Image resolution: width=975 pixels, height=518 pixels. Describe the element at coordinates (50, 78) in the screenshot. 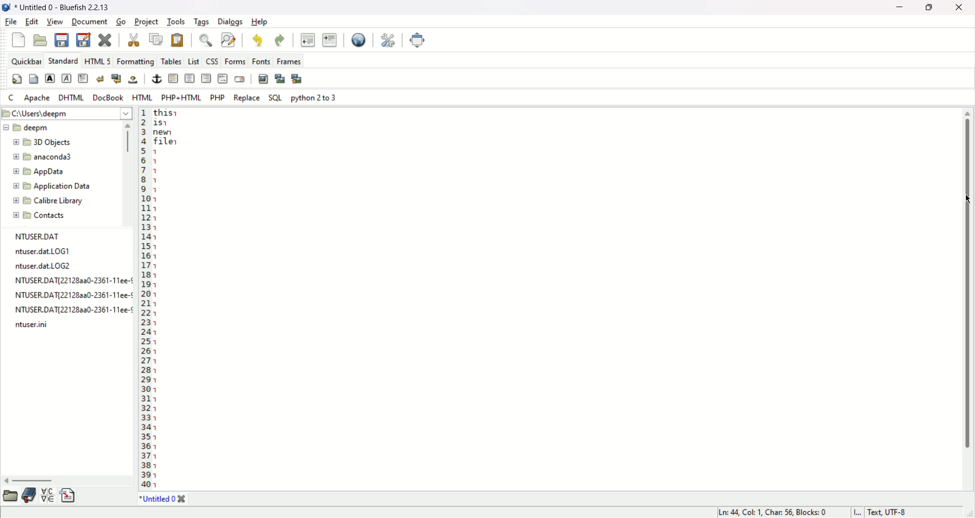

I see `strong` at that location.